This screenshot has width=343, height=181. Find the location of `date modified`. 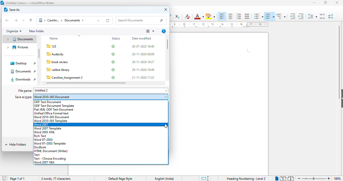

date modified is located at coordinates (142, 38).